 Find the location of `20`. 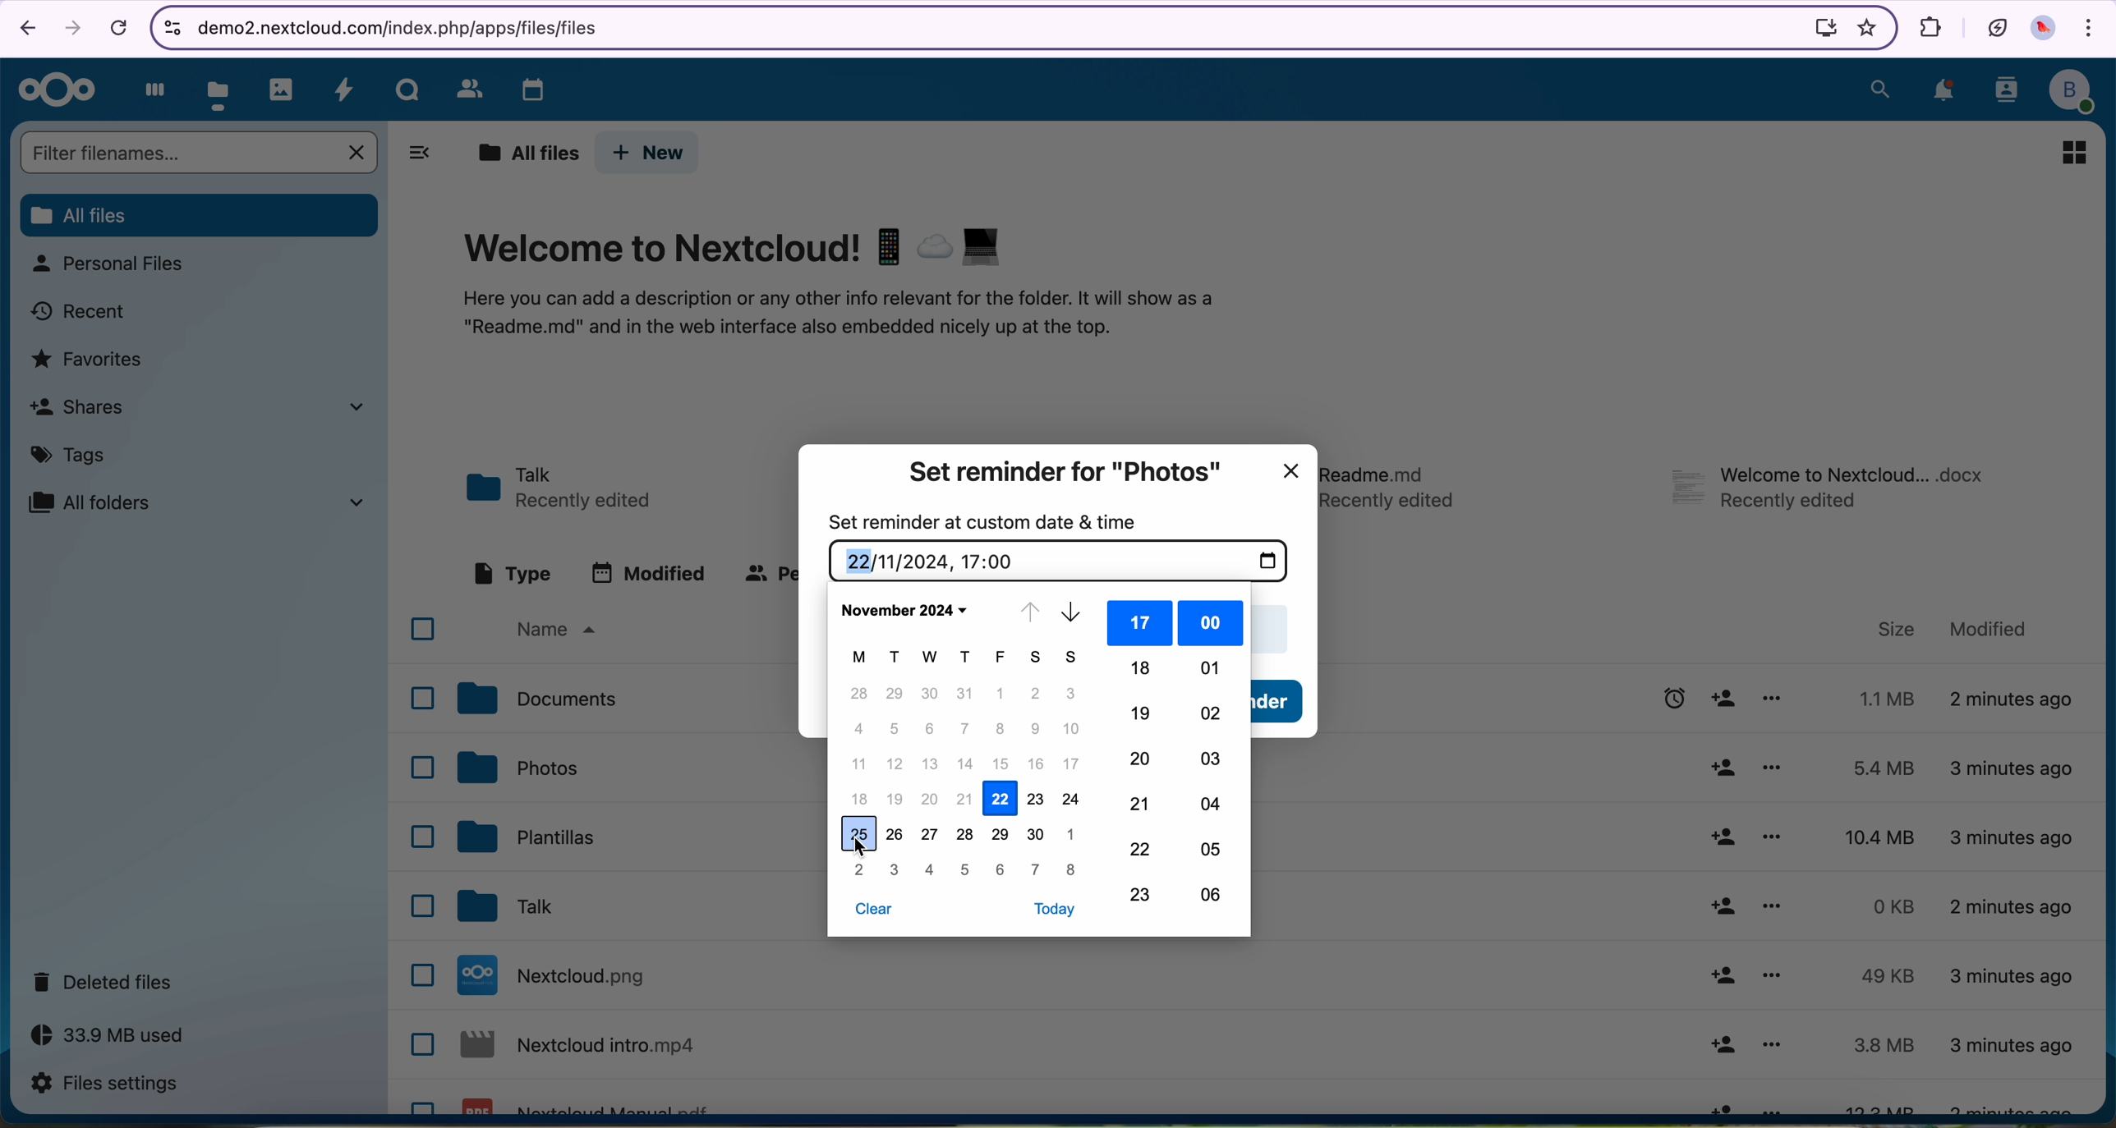

20 is located at coordinates (932, 801).